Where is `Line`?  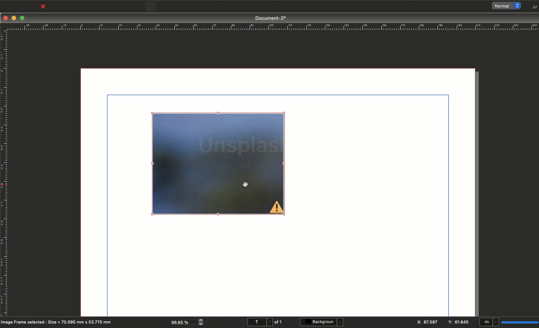
Line is located at coordinates (251, 7).